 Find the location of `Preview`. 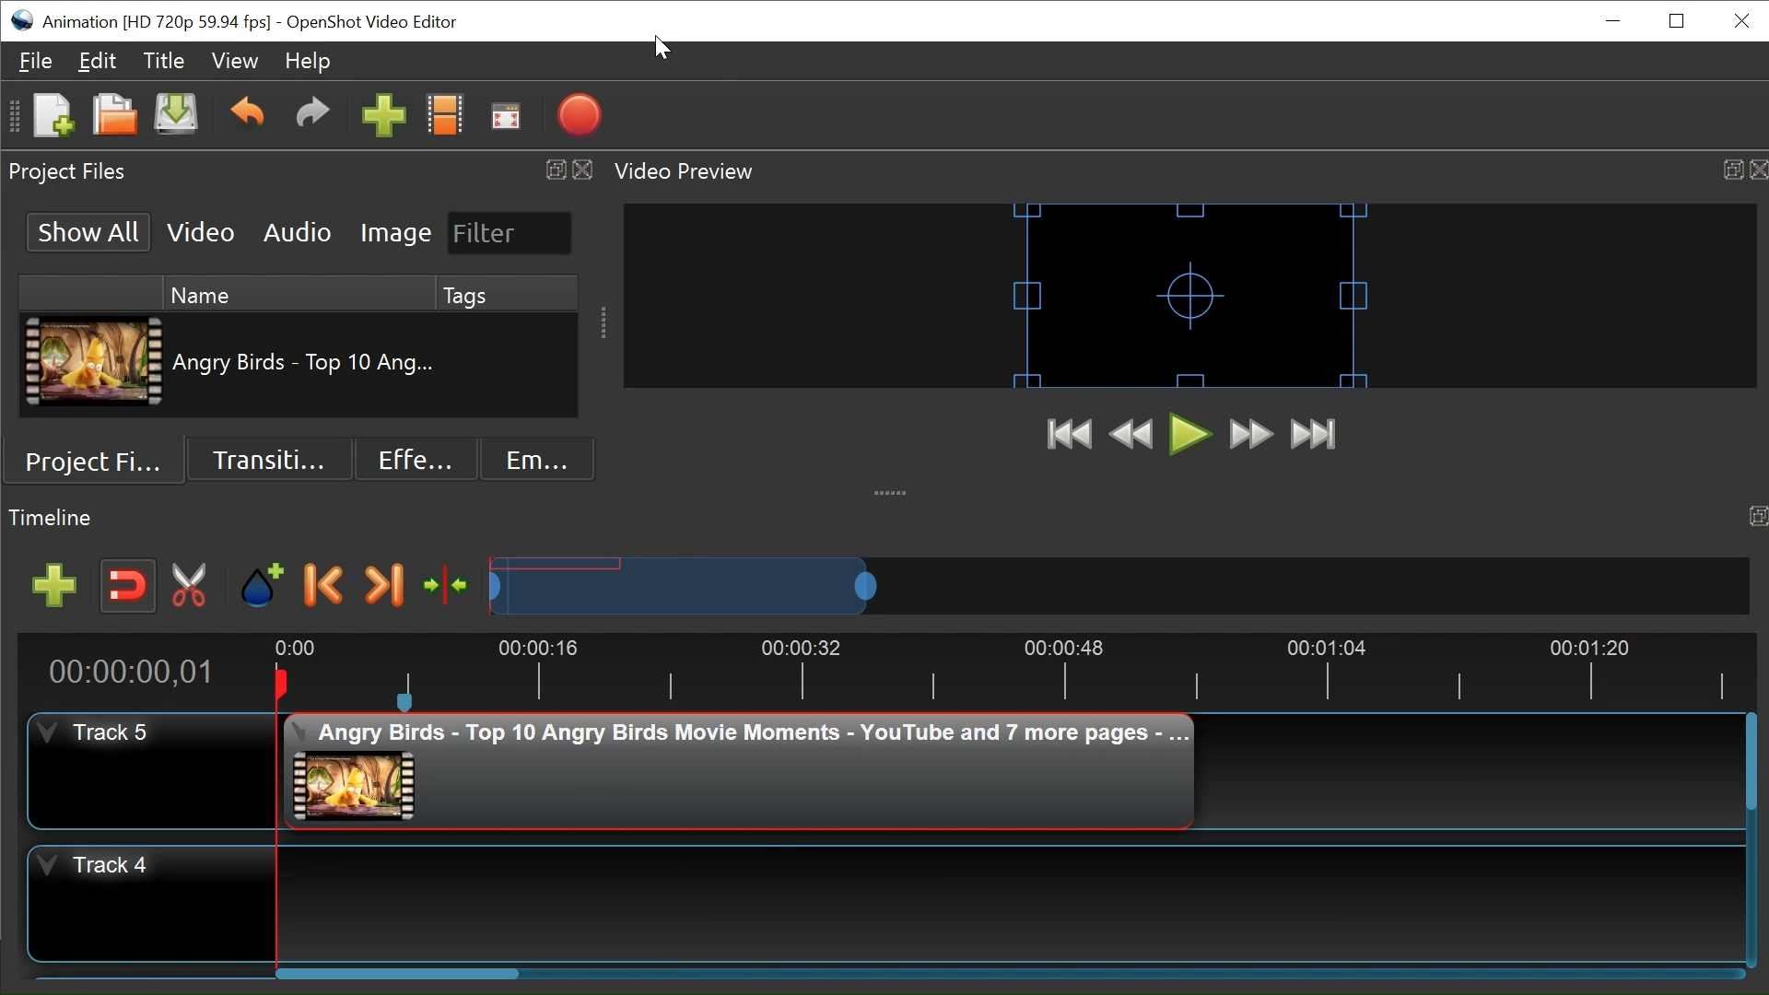

Preview is located at coordinates (1135, 437).